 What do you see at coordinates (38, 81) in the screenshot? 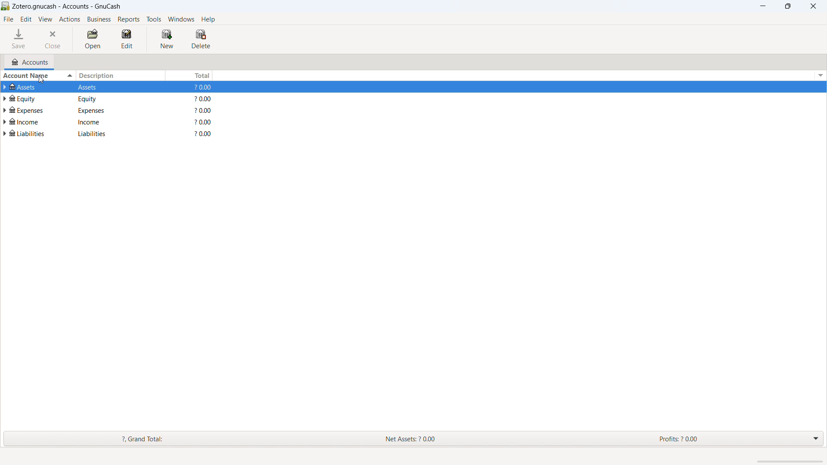
I see `cursor` at bounding box center [38, 81].